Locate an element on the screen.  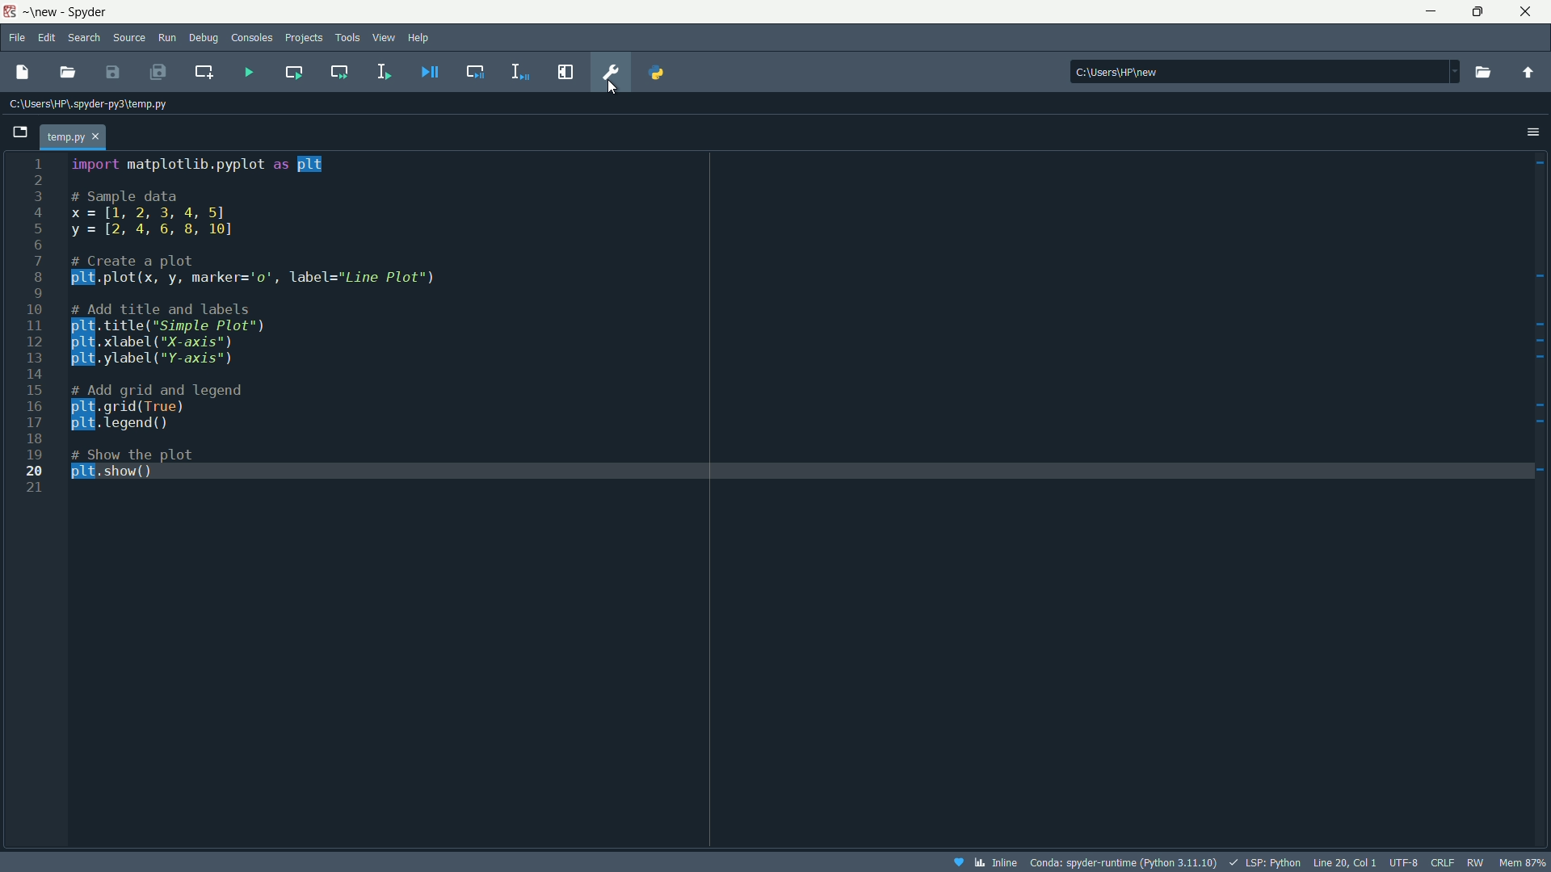
file encoding is located at coordinates (1403, 862).